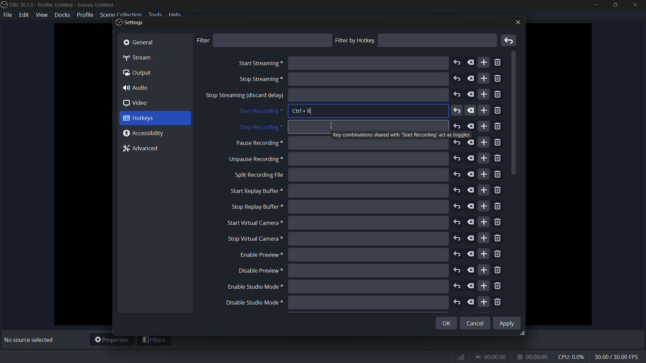  Describe the element at coordinates (441, 324) in the screenshot. I see `OK` at that location.